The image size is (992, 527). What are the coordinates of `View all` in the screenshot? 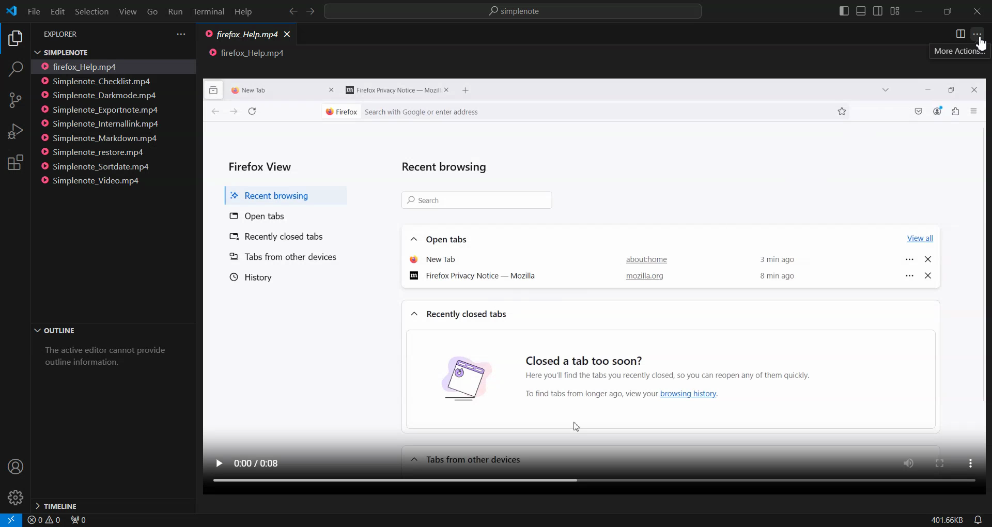 It's located at (918, 236).